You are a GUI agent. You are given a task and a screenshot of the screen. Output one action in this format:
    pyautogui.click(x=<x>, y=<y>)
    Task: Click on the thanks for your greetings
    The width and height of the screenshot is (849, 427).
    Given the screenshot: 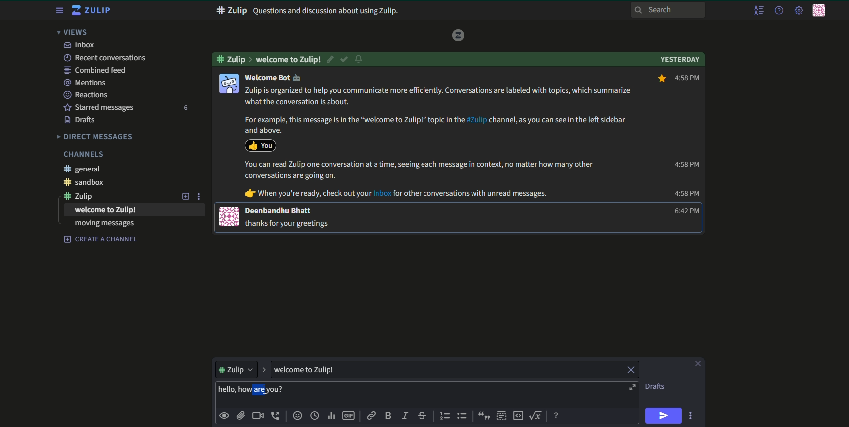 What is the action you would take?
    pyautogui.click(x=289, y=223)
    